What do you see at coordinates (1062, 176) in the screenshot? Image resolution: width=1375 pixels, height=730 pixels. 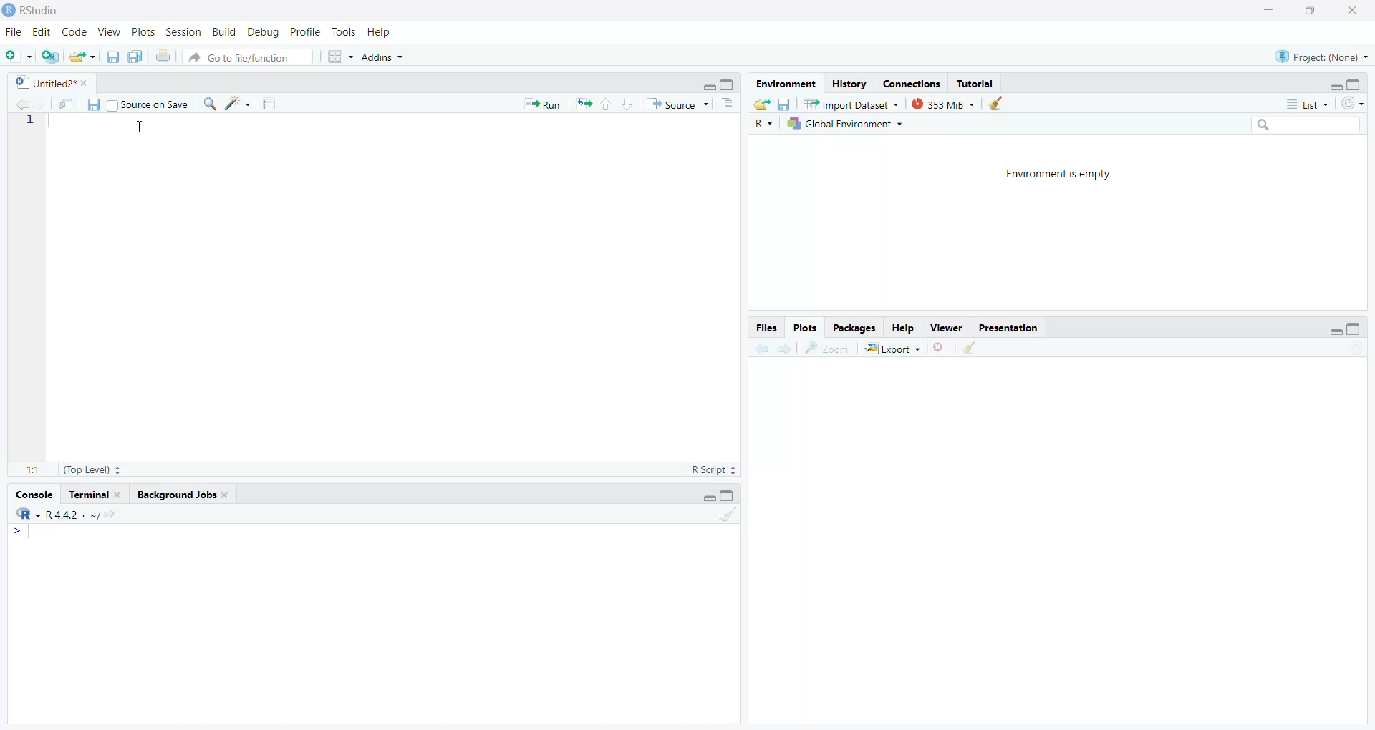 I see `Environment is empty` at bounding box center [1062, 176].